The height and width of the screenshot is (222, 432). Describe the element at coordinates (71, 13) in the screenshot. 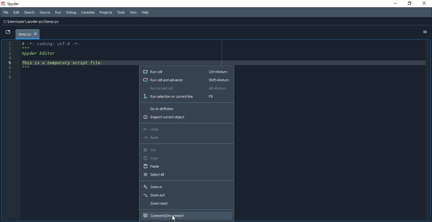

I see `Debug` at that location.